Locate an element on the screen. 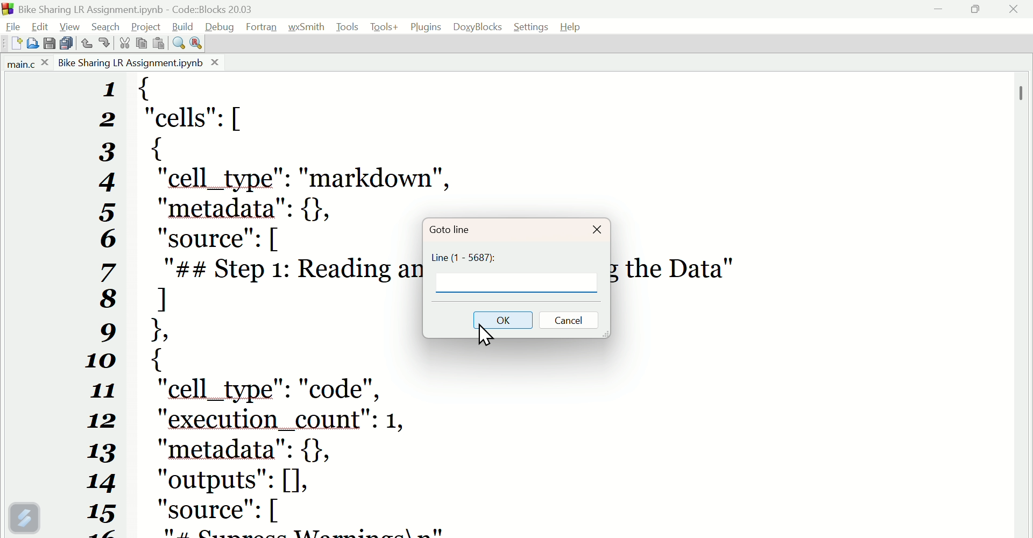 This screenshot has height=538, width=1033. Plugins  is located at coordinates (425, 26).